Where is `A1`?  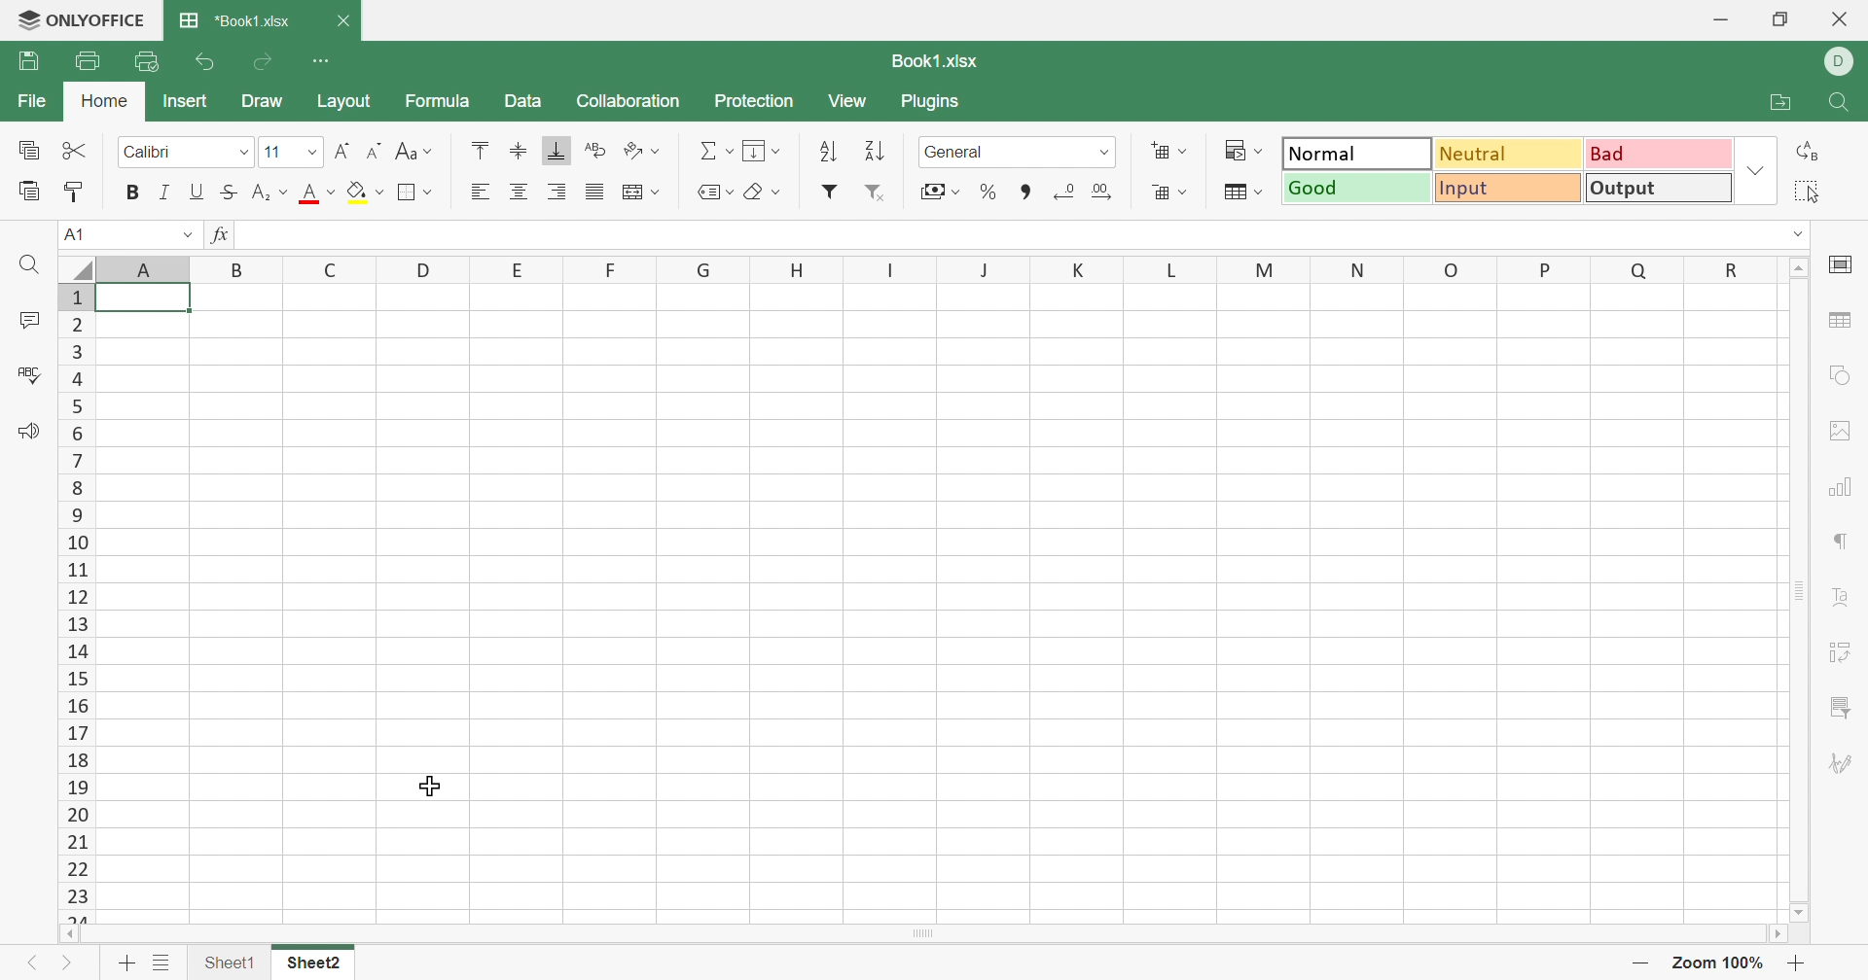
A1 is located at coordinates (74, 235).